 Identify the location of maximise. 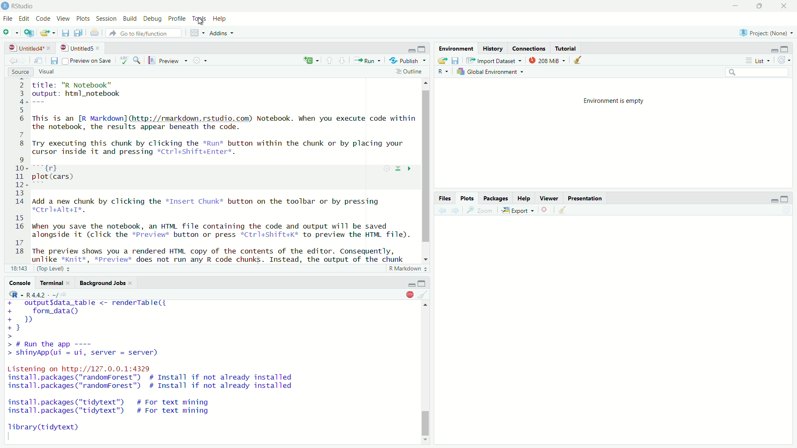
(758, 6).